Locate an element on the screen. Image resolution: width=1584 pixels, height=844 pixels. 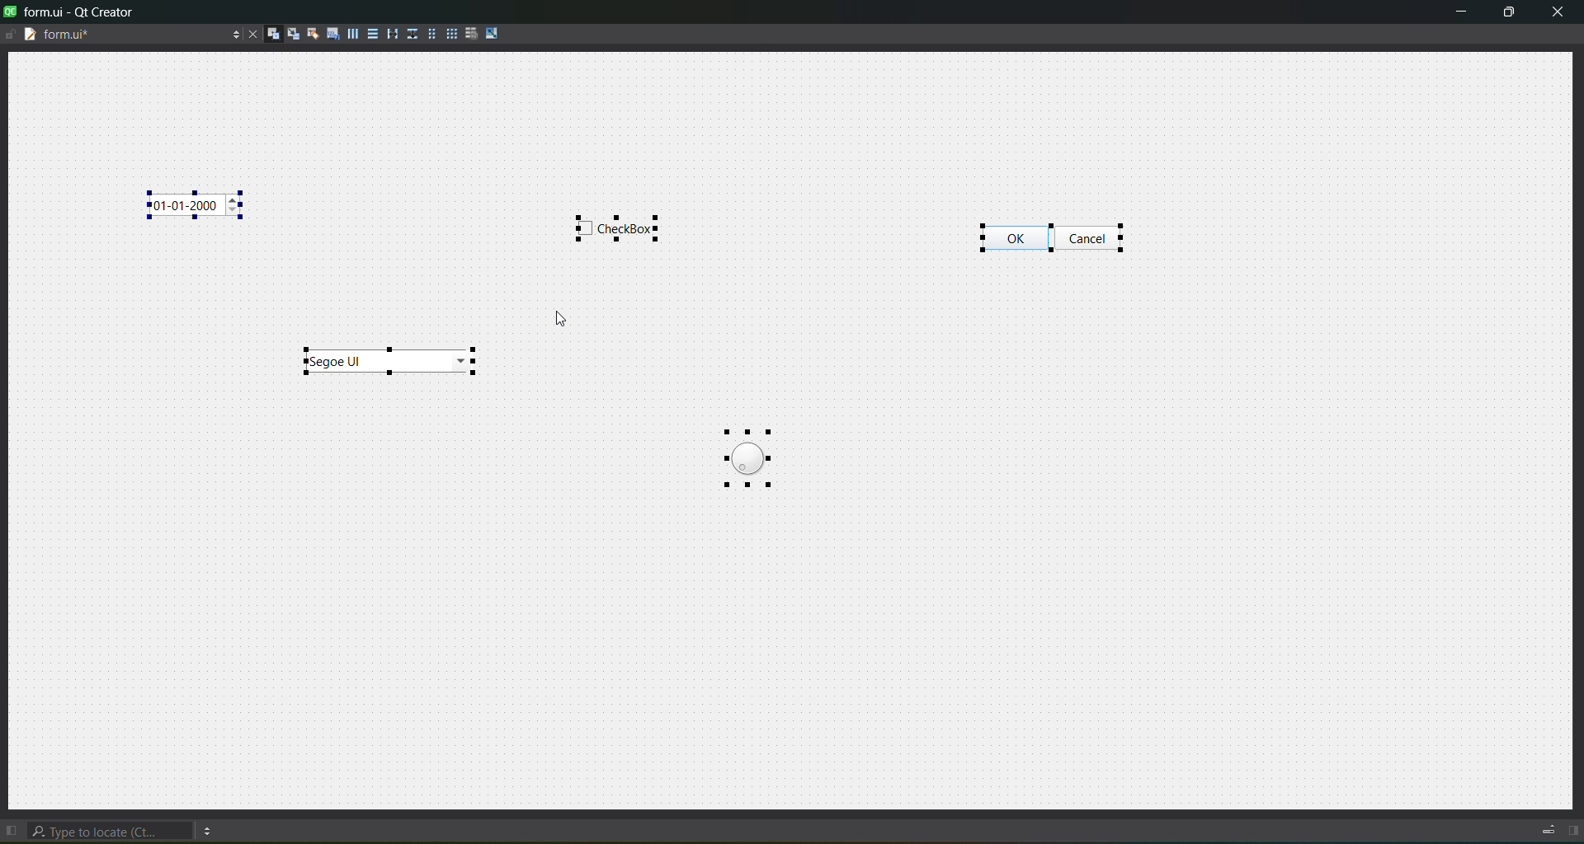
edit tab order is located at coordinates (329, 31).